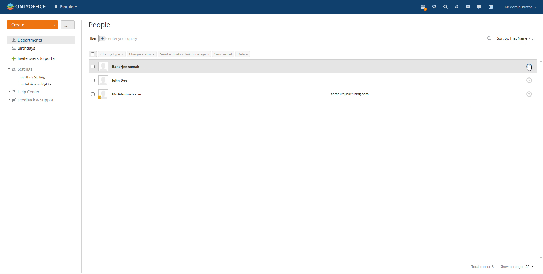 The width and height of the screenshot is (543, 274). Describe the element at coordinates (93, 66) in the screenshot. I see `click to select individual entry` at that location.